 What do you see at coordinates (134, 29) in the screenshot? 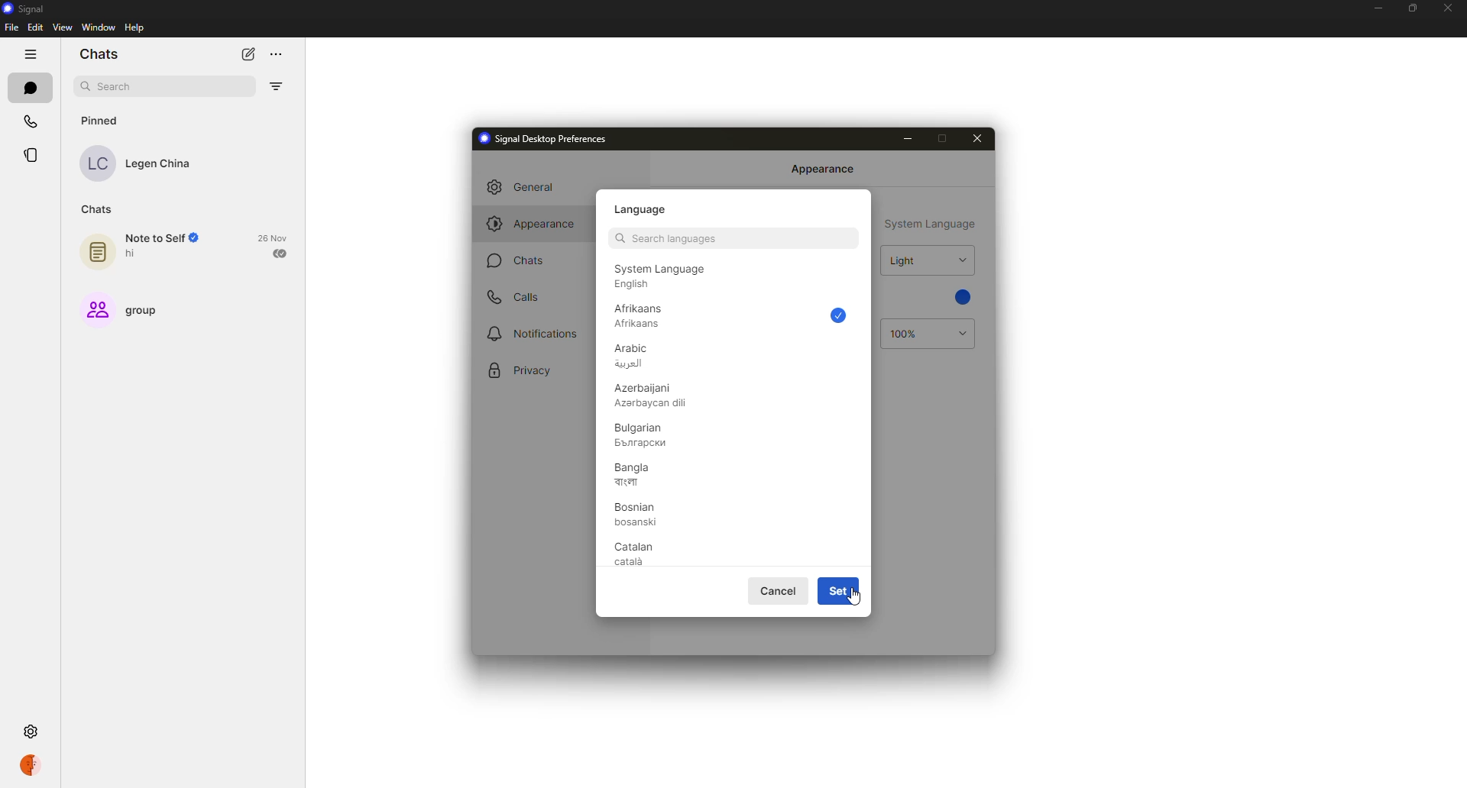
I see `help` at bounding box center [134, 29].